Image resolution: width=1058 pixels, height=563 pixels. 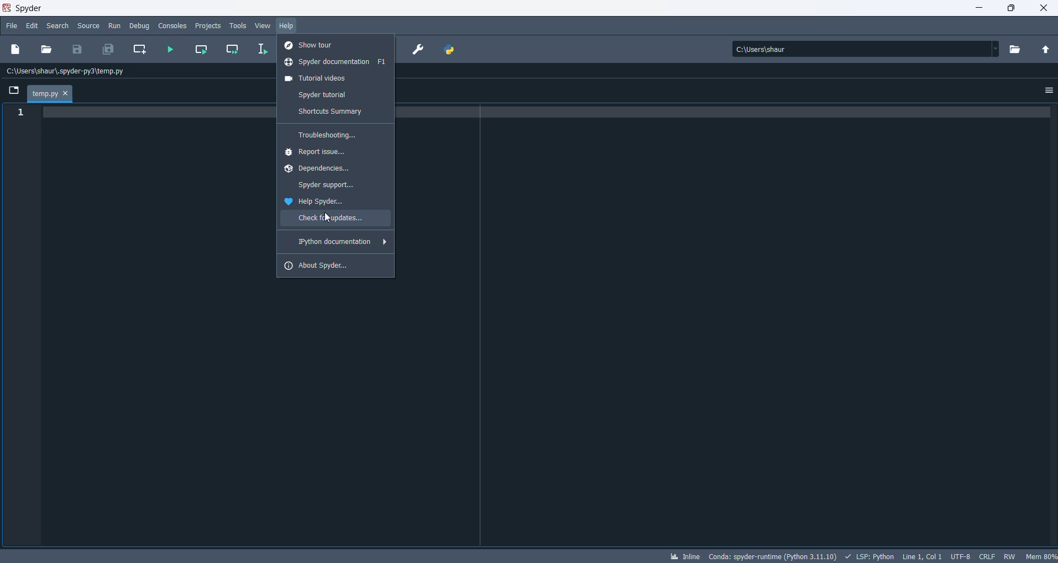 What do you see at coordinates (1047, 93) in the screenshot?
I see `options` at bounding box center [1047, 93].